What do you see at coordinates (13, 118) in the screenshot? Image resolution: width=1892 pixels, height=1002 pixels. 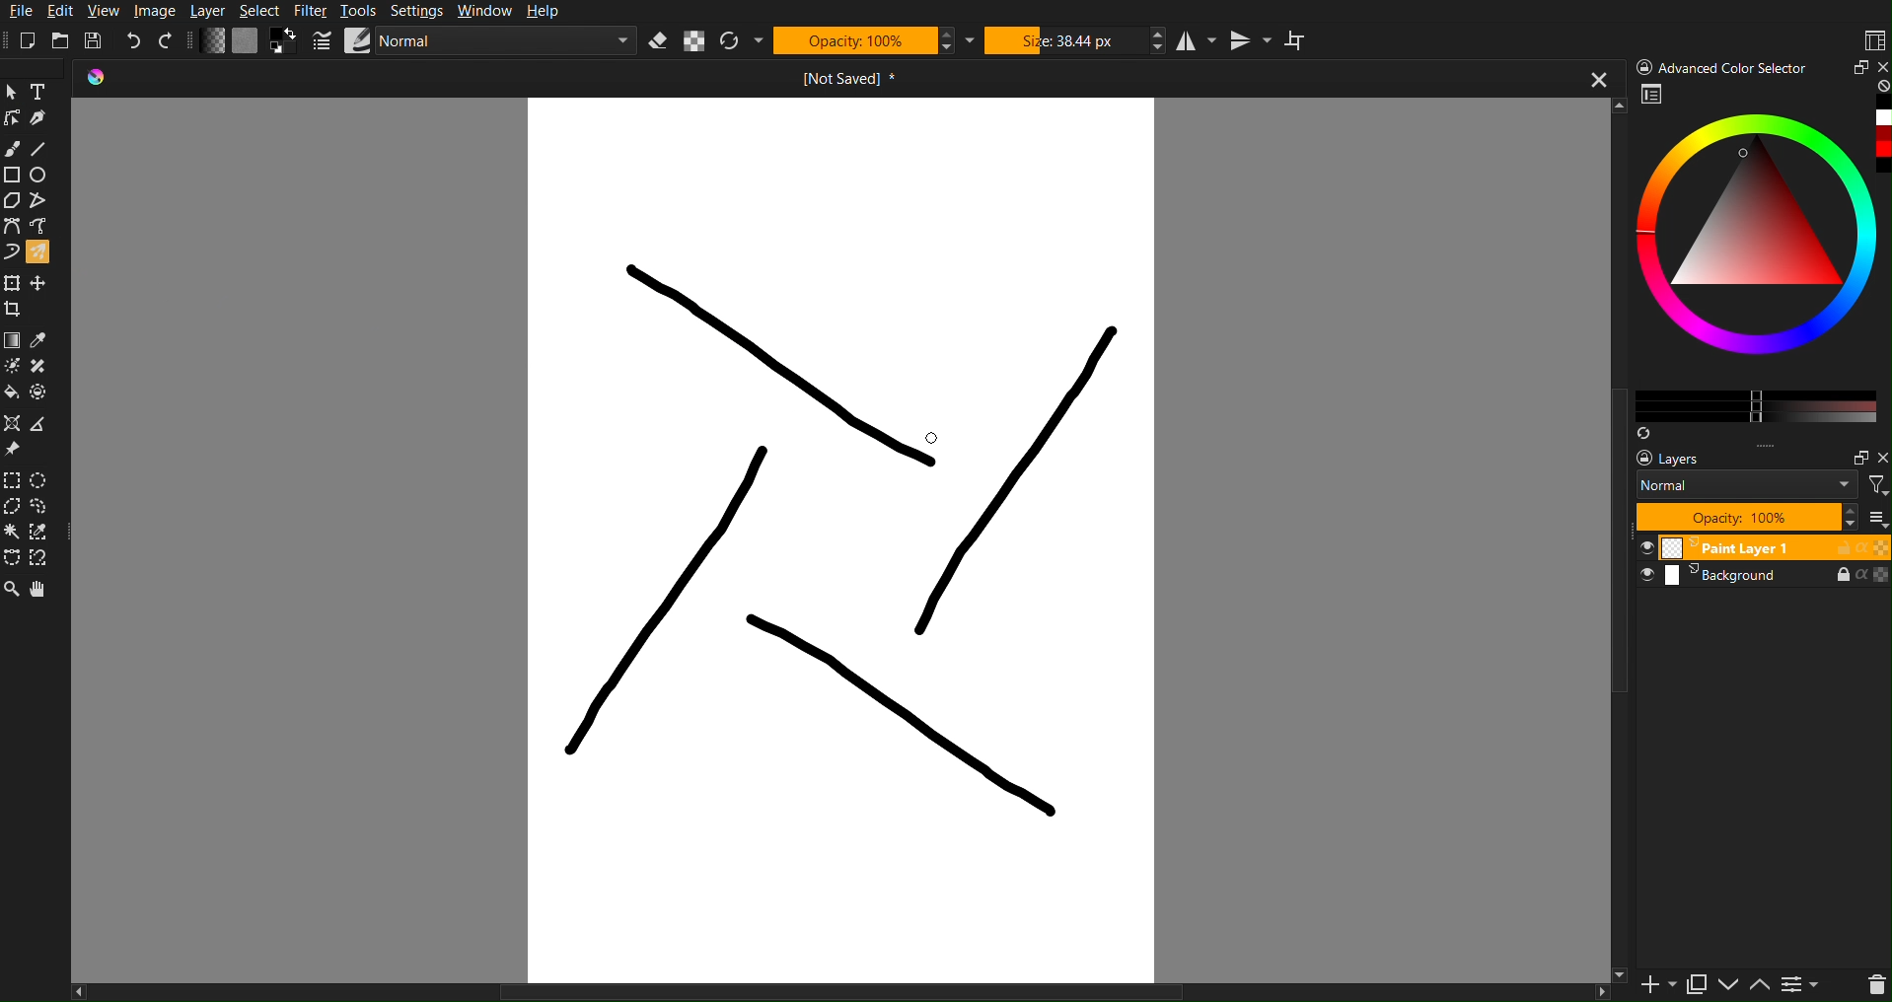 I see `Linework` at bounding box center [13, 118].